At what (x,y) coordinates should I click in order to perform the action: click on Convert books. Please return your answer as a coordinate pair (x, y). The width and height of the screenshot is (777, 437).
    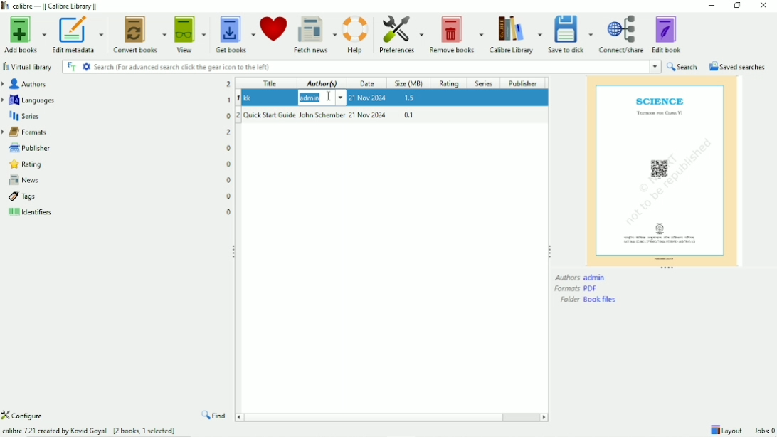
    Looking at the image, I should click on (139, 34).